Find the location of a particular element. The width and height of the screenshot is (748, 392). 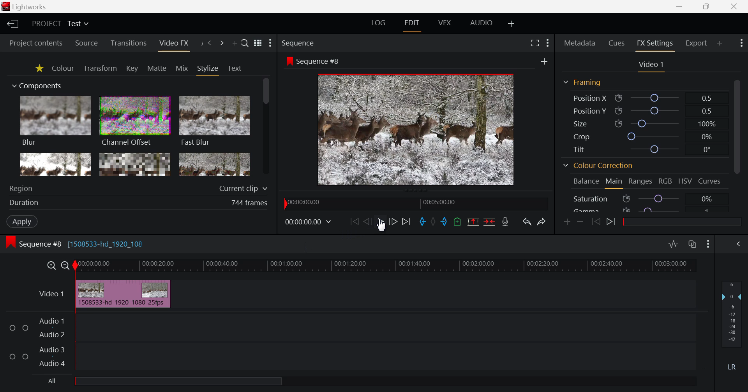

Go Forward is located at coordinates (393, 222).